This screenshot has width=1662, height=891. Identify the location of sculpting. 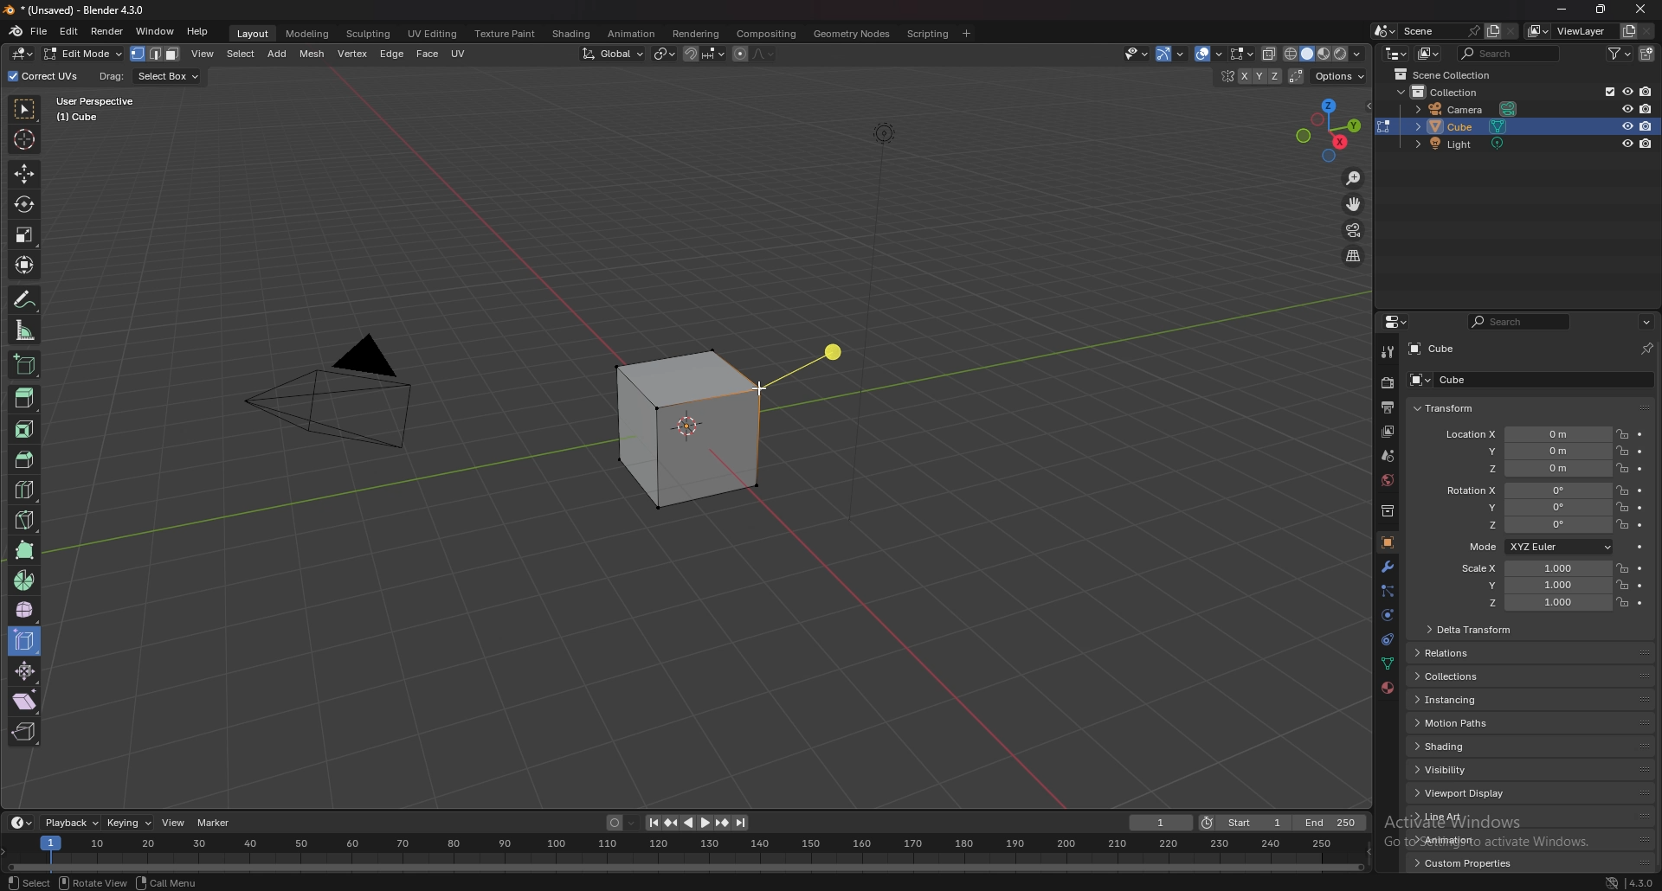
(369, 34).